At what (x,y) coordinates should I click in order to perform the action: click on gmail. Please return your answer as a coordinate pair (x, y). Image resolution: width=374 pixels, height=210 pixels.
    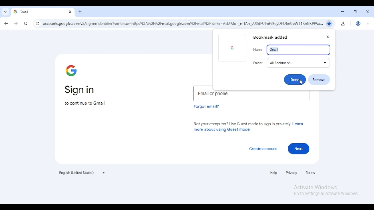
    Looking at the image, I should click on (37, 12).